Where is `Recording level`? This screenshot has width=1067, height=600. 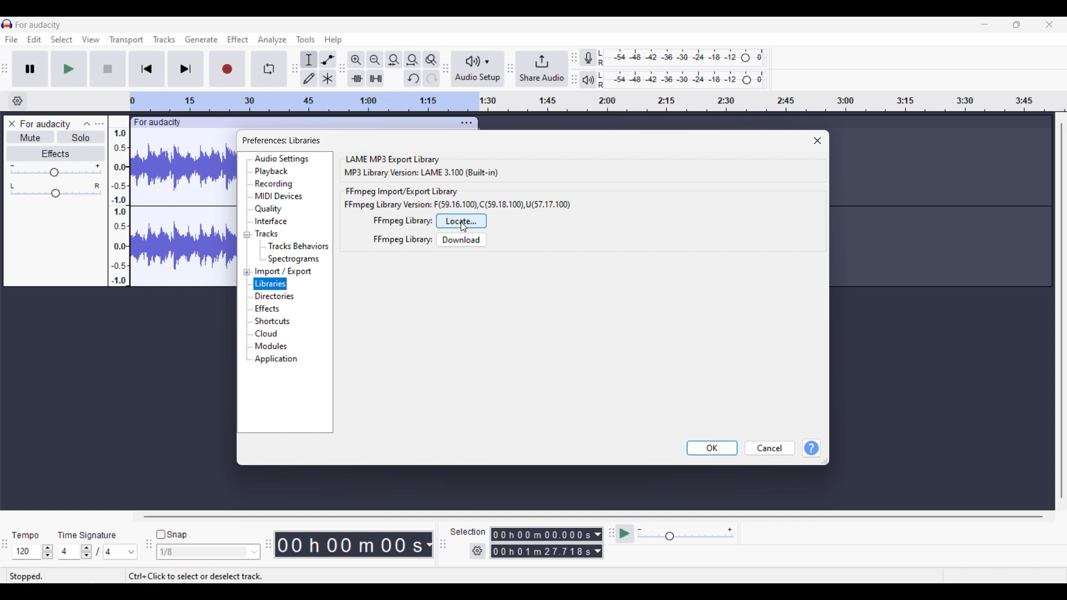
Recording level is located at coordinates (681, 58).